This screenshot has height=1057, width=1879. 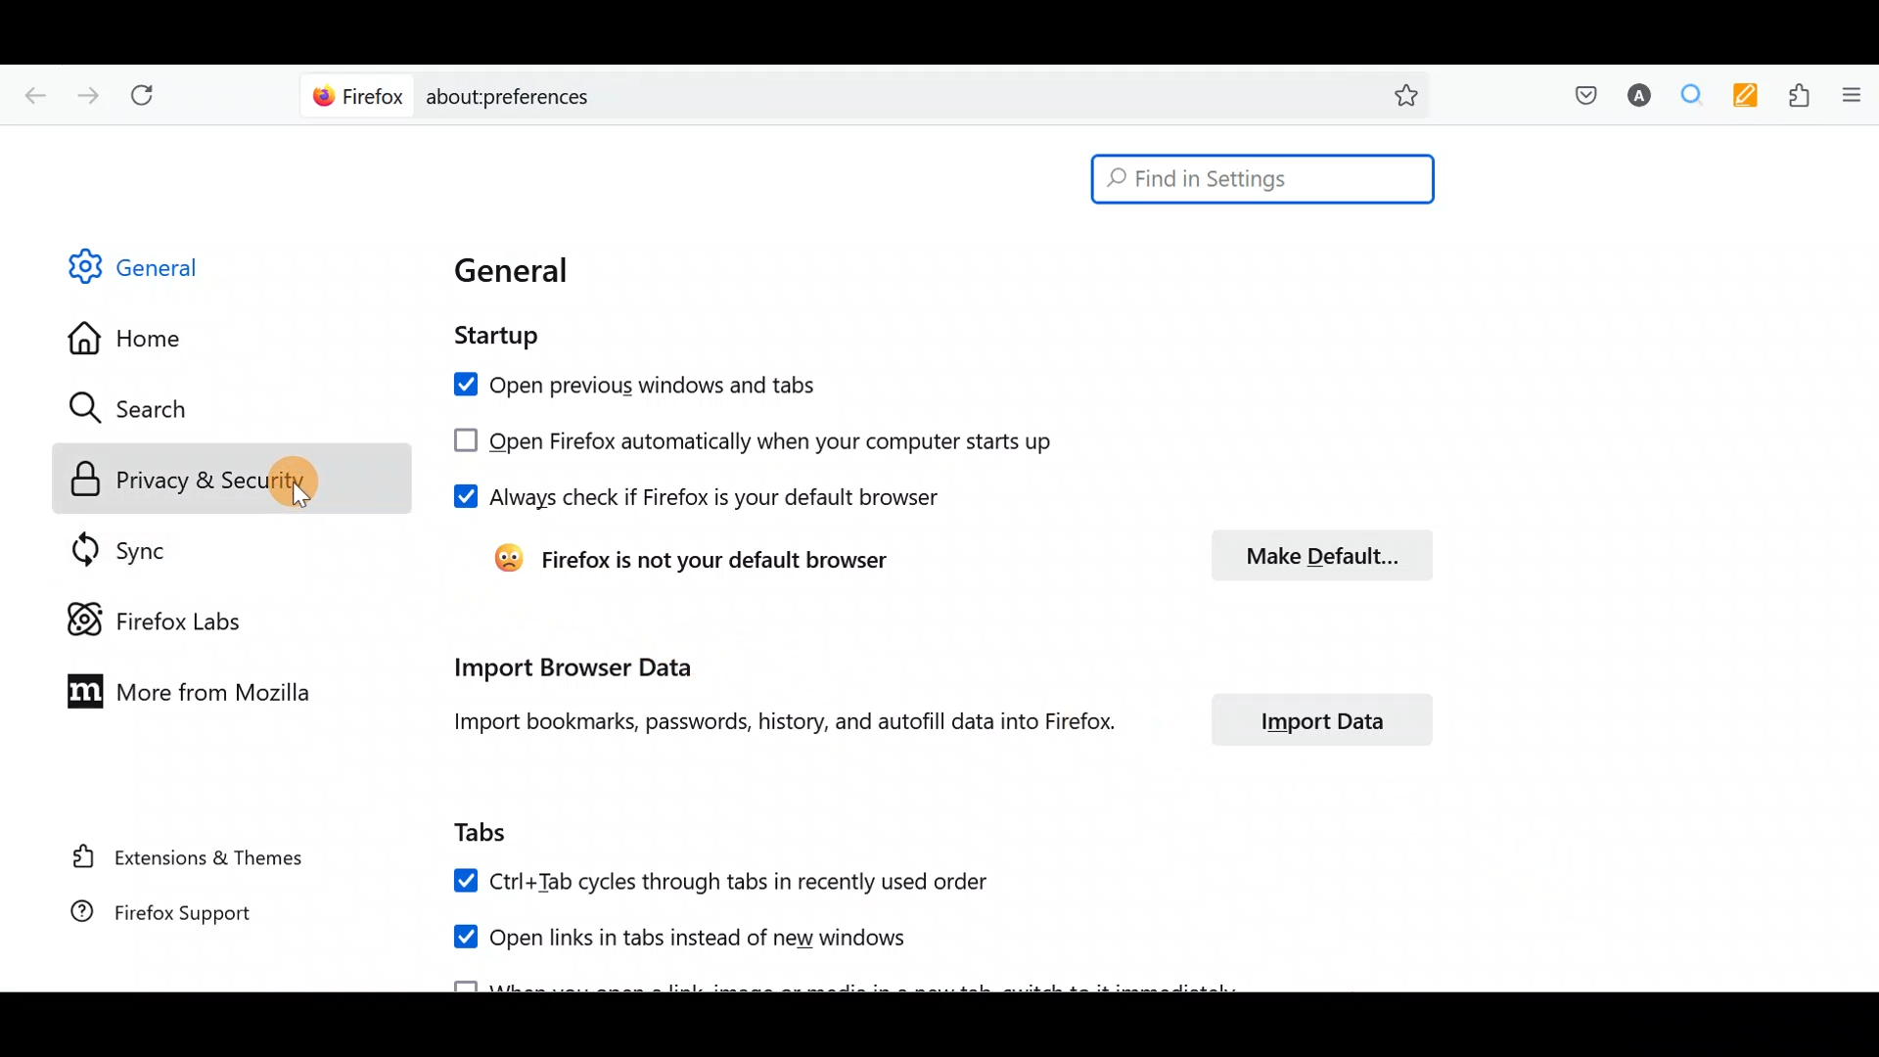 I want to click on Ctrl+ Tab cycles through tabs in recently used order, so click(x=723, y=883).